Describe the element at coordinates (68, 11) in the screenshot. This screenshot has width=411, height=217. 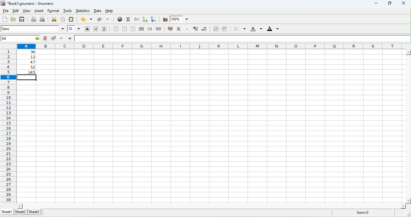
I see `tools` at that location.